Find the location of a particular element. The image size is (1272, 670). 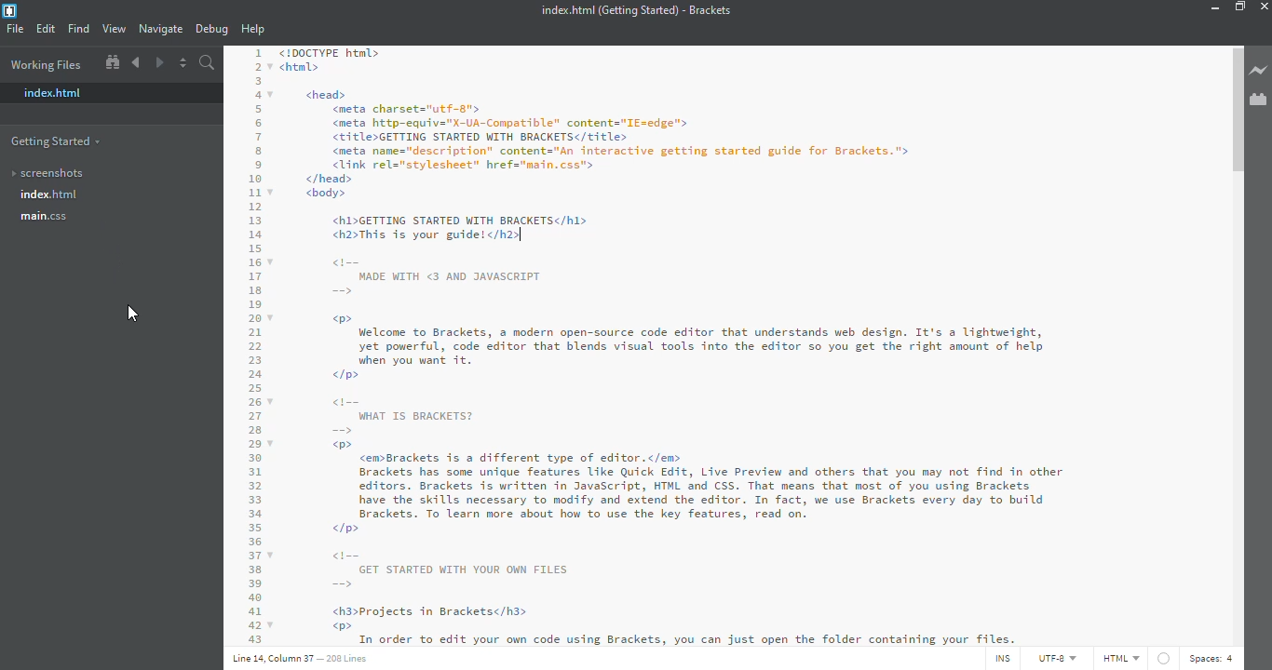

find in files is located at coordinates (206, 63).